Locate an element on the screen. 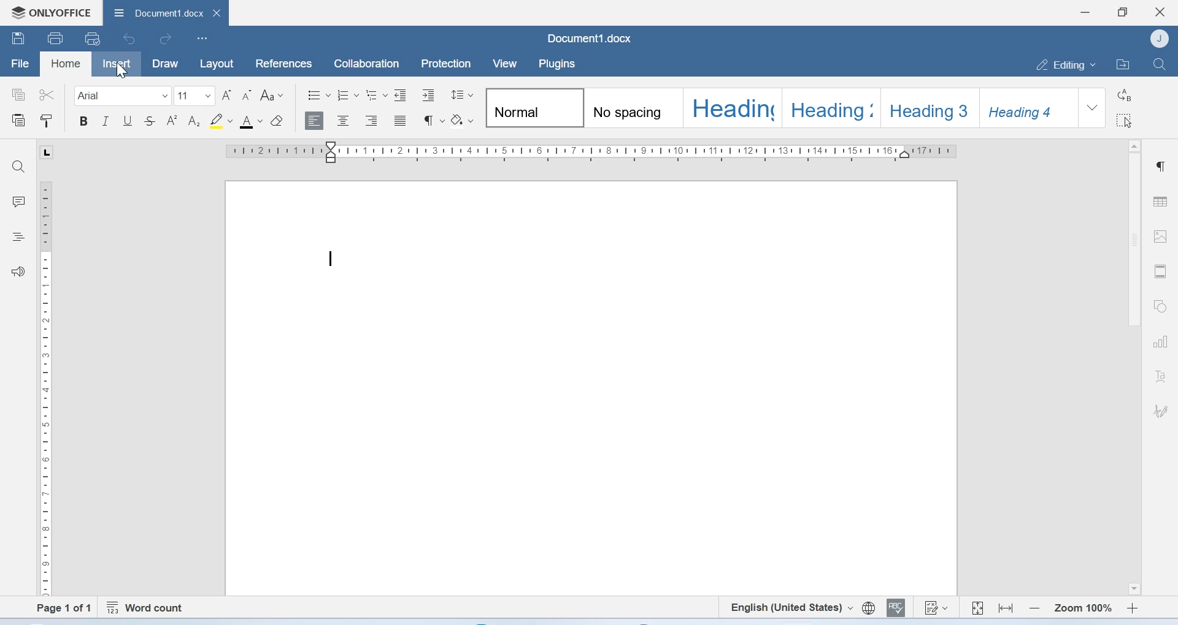 The width and height of the screenshot is (1178, 625). Font color is located at coordinates (252, 121).